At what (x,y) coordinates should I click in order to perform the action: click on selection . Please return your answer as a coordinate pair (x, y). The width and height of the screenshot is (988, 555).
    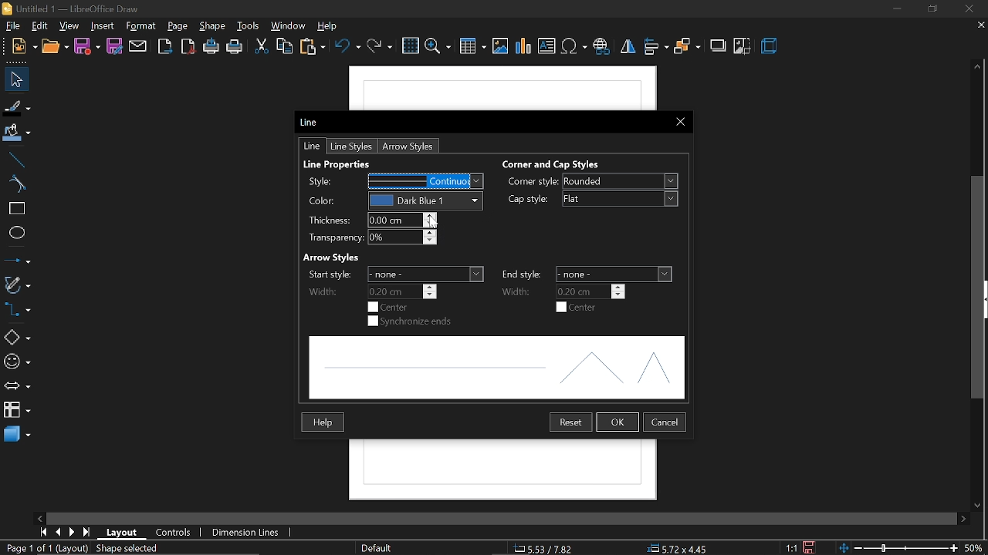
    Looking at the image, I should click on (133, 550).